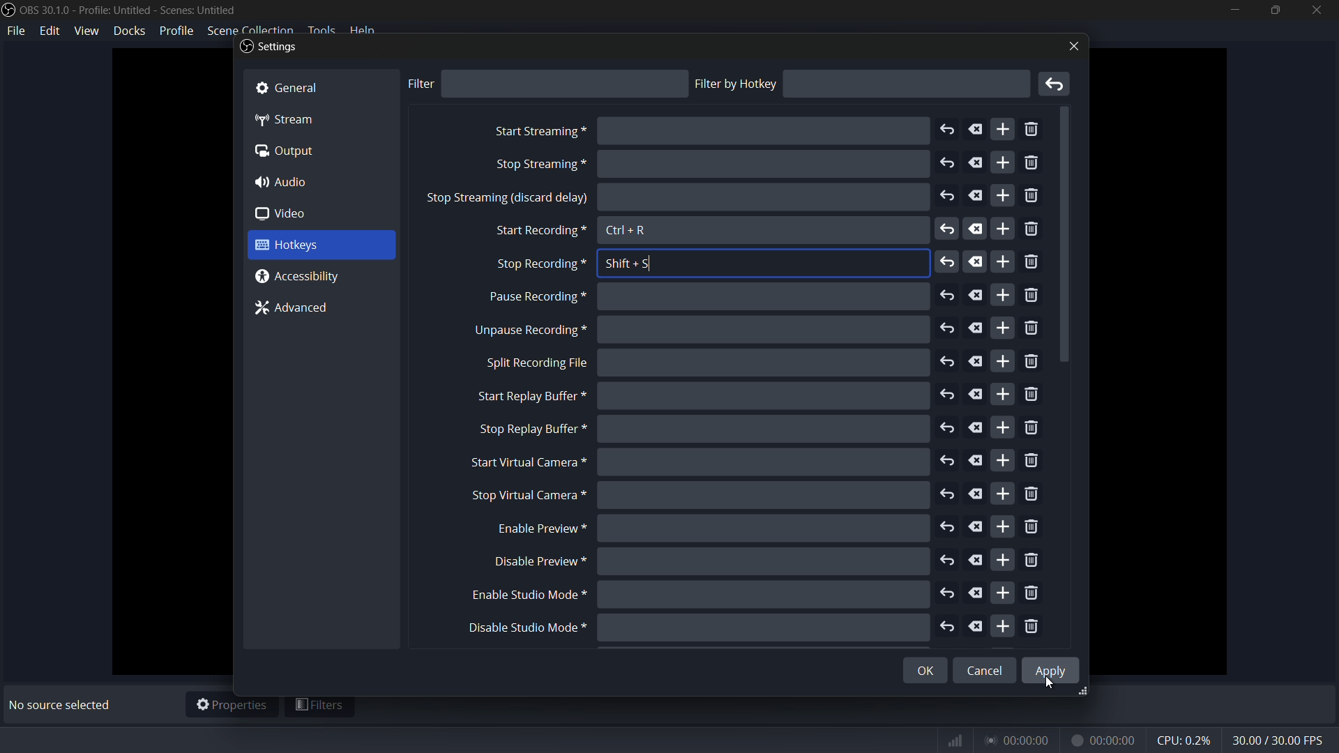  What do you see at coordinates (524, 463) in the screenshot?
I see `start virtual camera` at bounding box center [524, 463].